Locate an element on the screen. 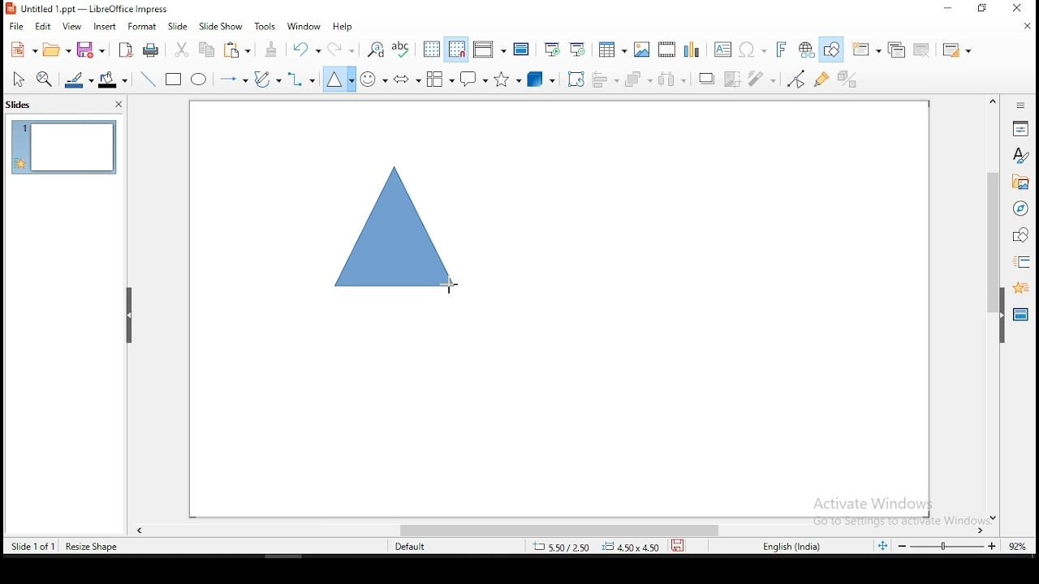 The width and height of the screenshot is (1039, 584). format is located at coordinates (142, 25).